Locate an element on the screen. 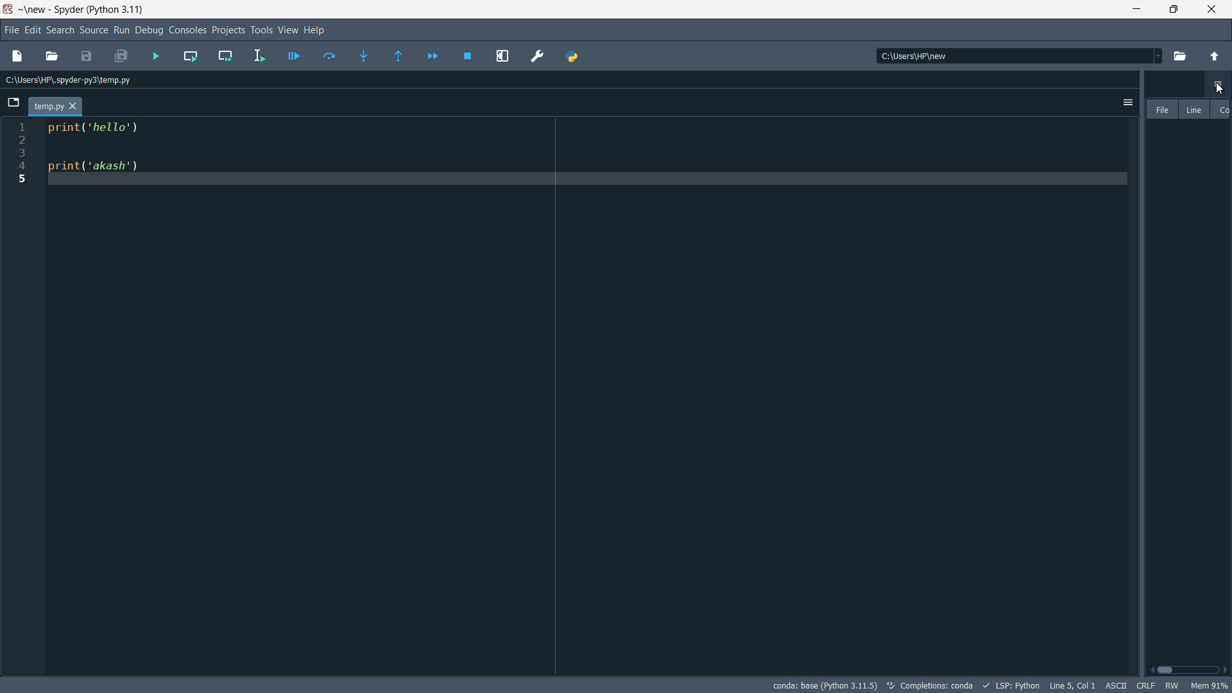 The image size is (1232, 693). CRLF is located at coordinates (1143, 686).